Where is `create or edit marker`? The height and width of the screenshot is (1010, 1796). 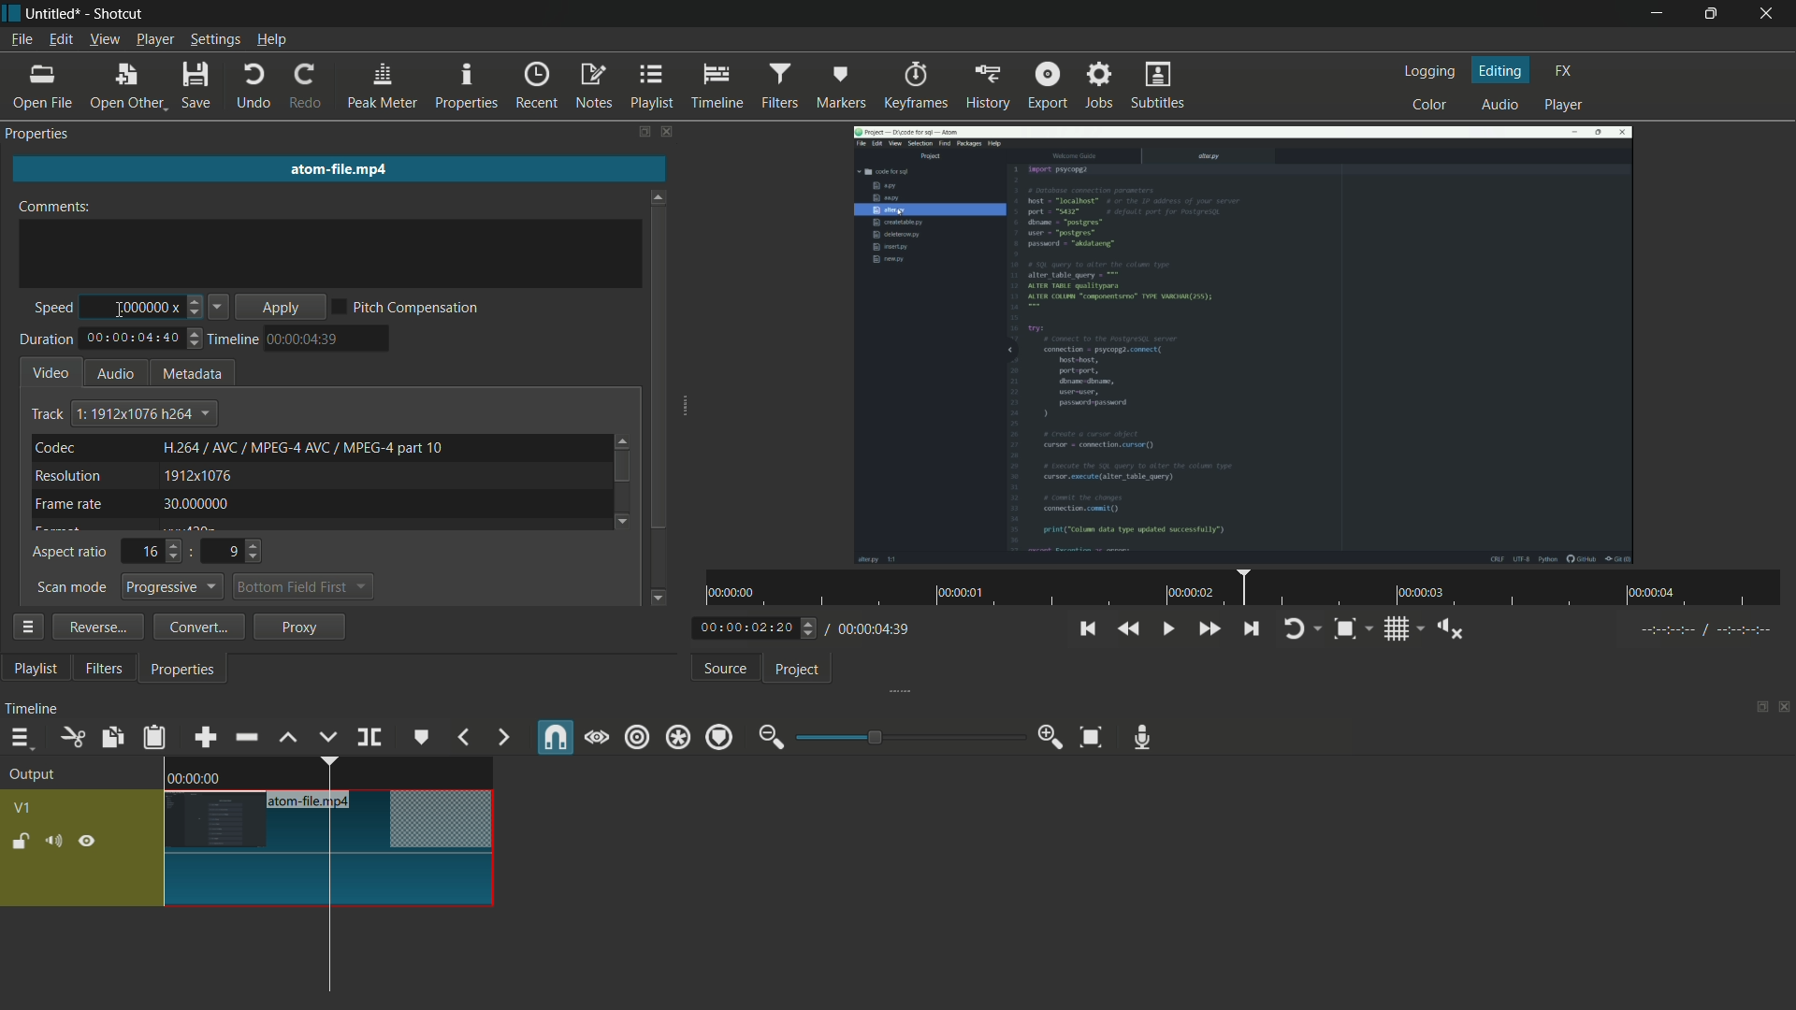
create or edit marker is located at coordinates (418, 737).